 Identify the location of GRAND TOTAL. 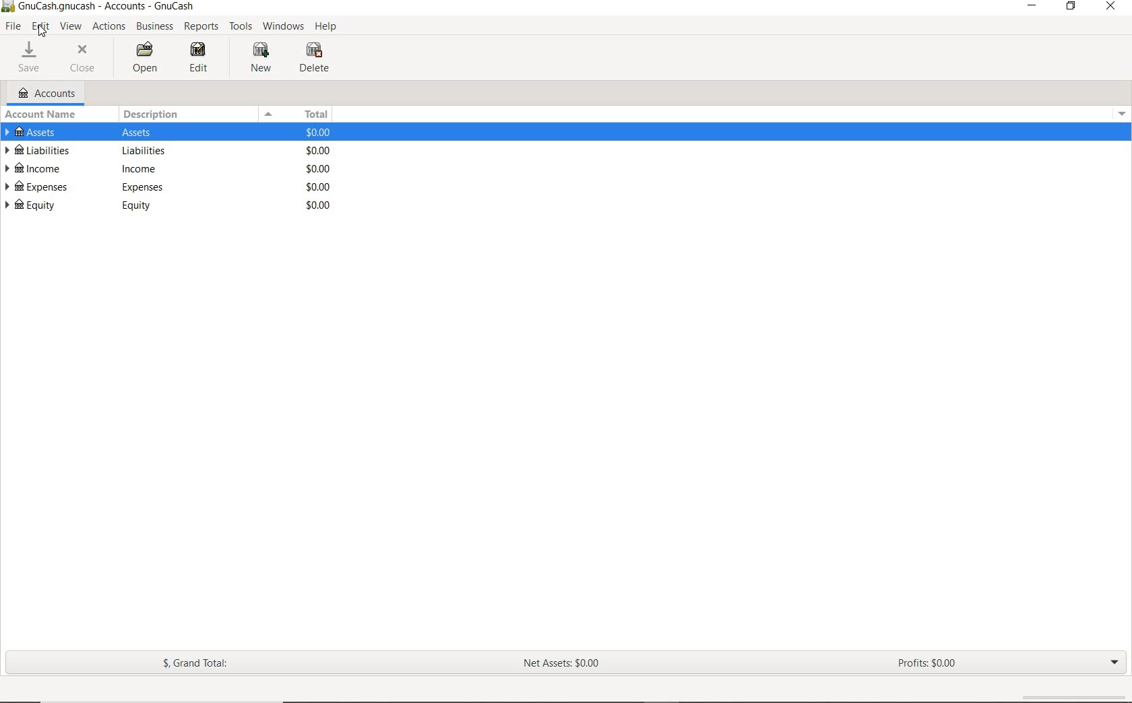
(197, 664).